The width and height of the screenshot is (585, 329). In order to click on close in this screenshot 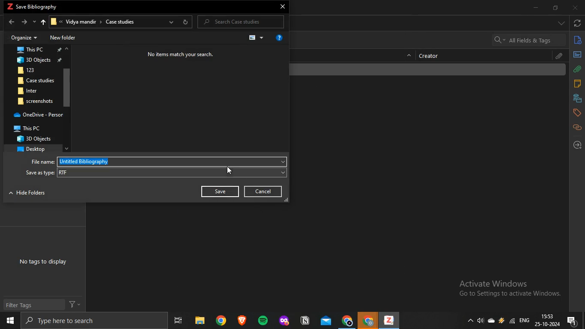, I will do `click(283, 7)`.